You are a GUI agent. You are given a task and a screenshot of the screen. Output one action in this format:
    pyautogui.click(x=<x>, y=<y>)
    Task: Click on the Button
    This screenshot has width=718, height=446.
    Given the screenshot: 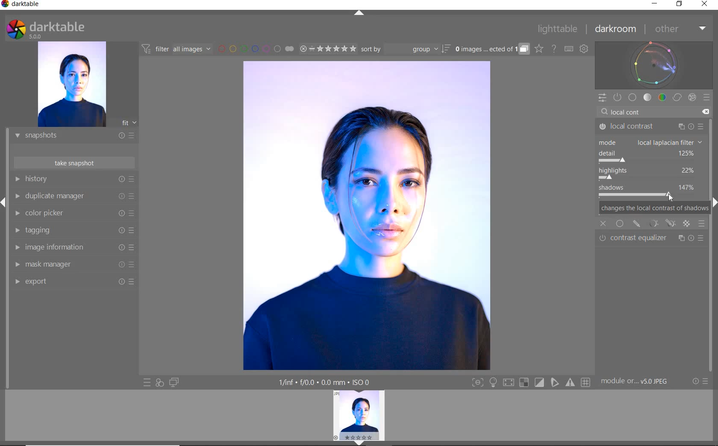 What is the action you would take?
    pyautogui.click(x=540, y=383)
    